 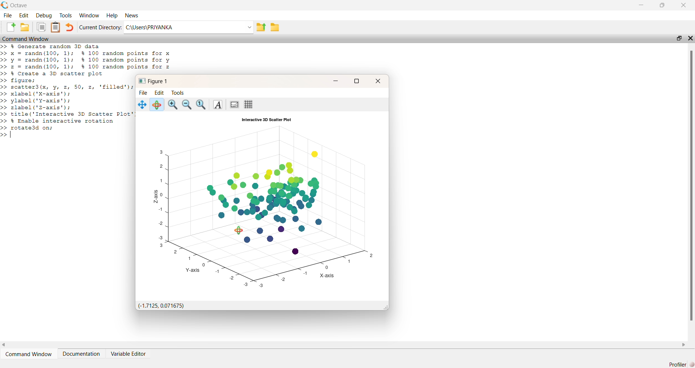 What do you see at coordinates (202, 105) in the screenshot?
I see `reset zoom` at bounding box center [202, 105].